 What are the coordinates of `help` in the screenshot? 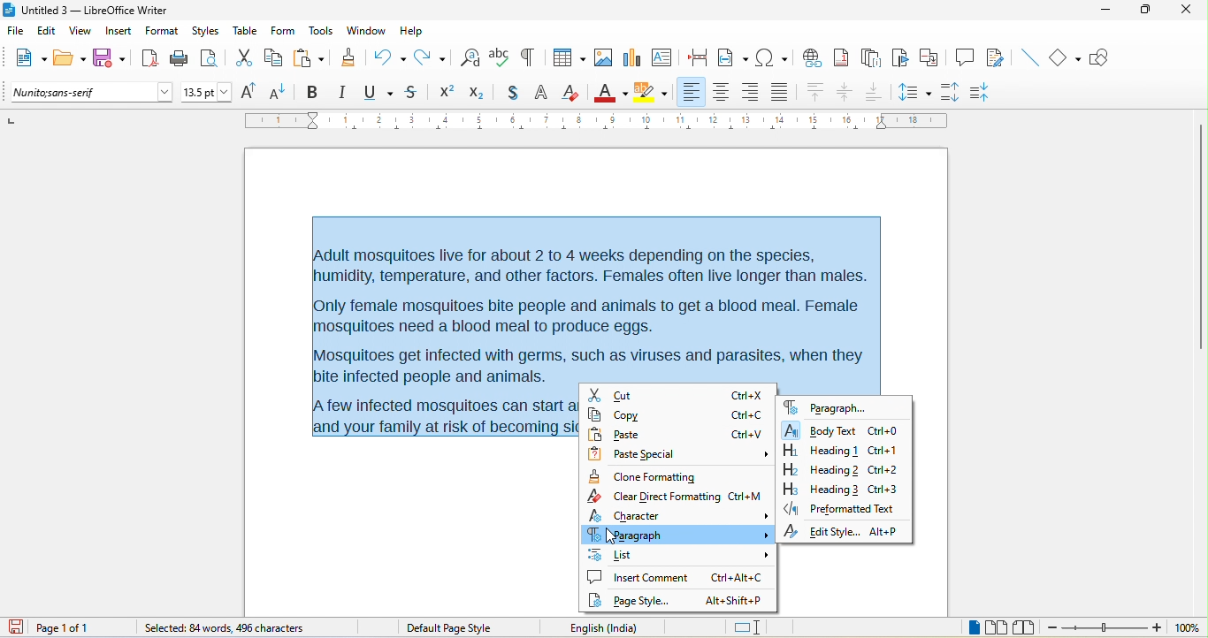 It's located at (410, 30).